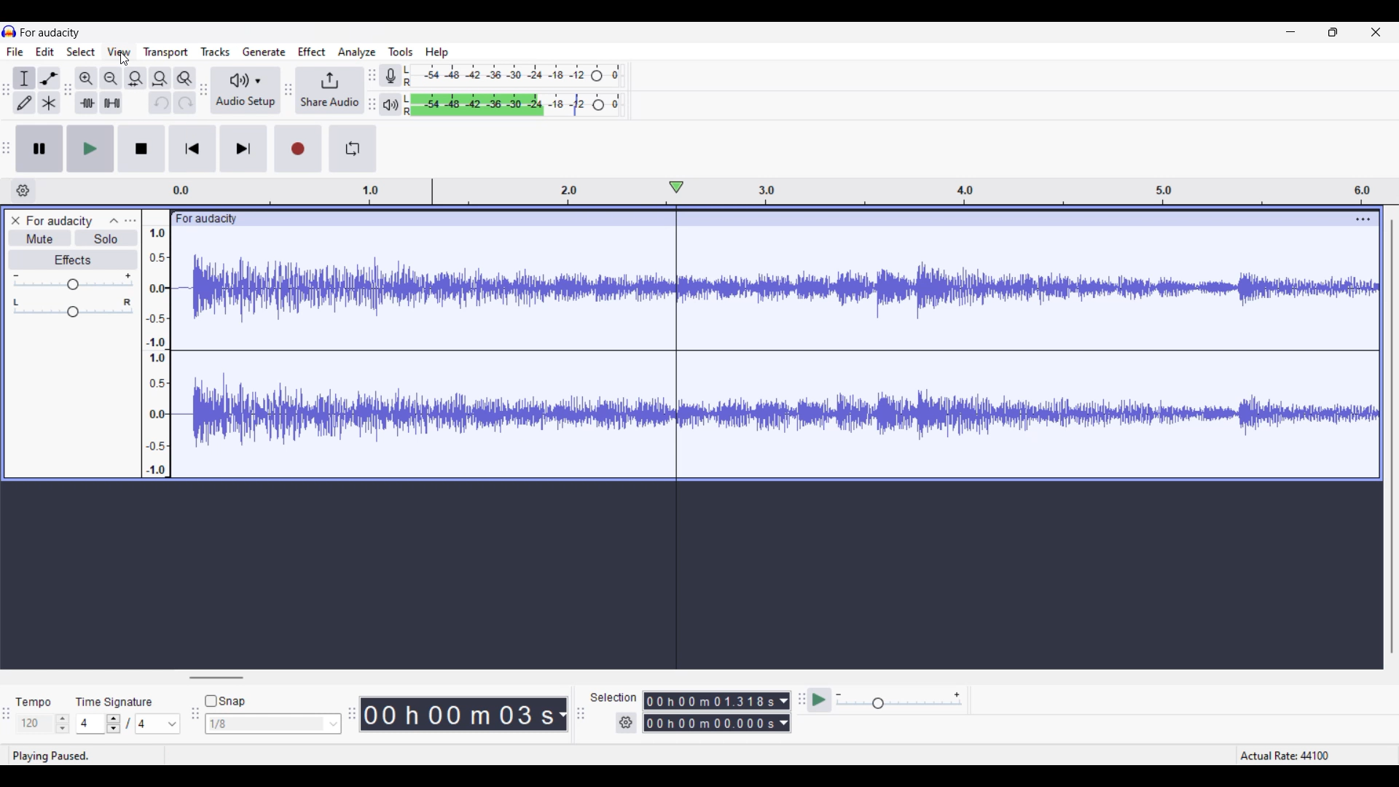 This screenshot has height=787, width=1399. Describe the element at coordinates (1376, 32) in the screenshot. I see `Close interface` at that location.